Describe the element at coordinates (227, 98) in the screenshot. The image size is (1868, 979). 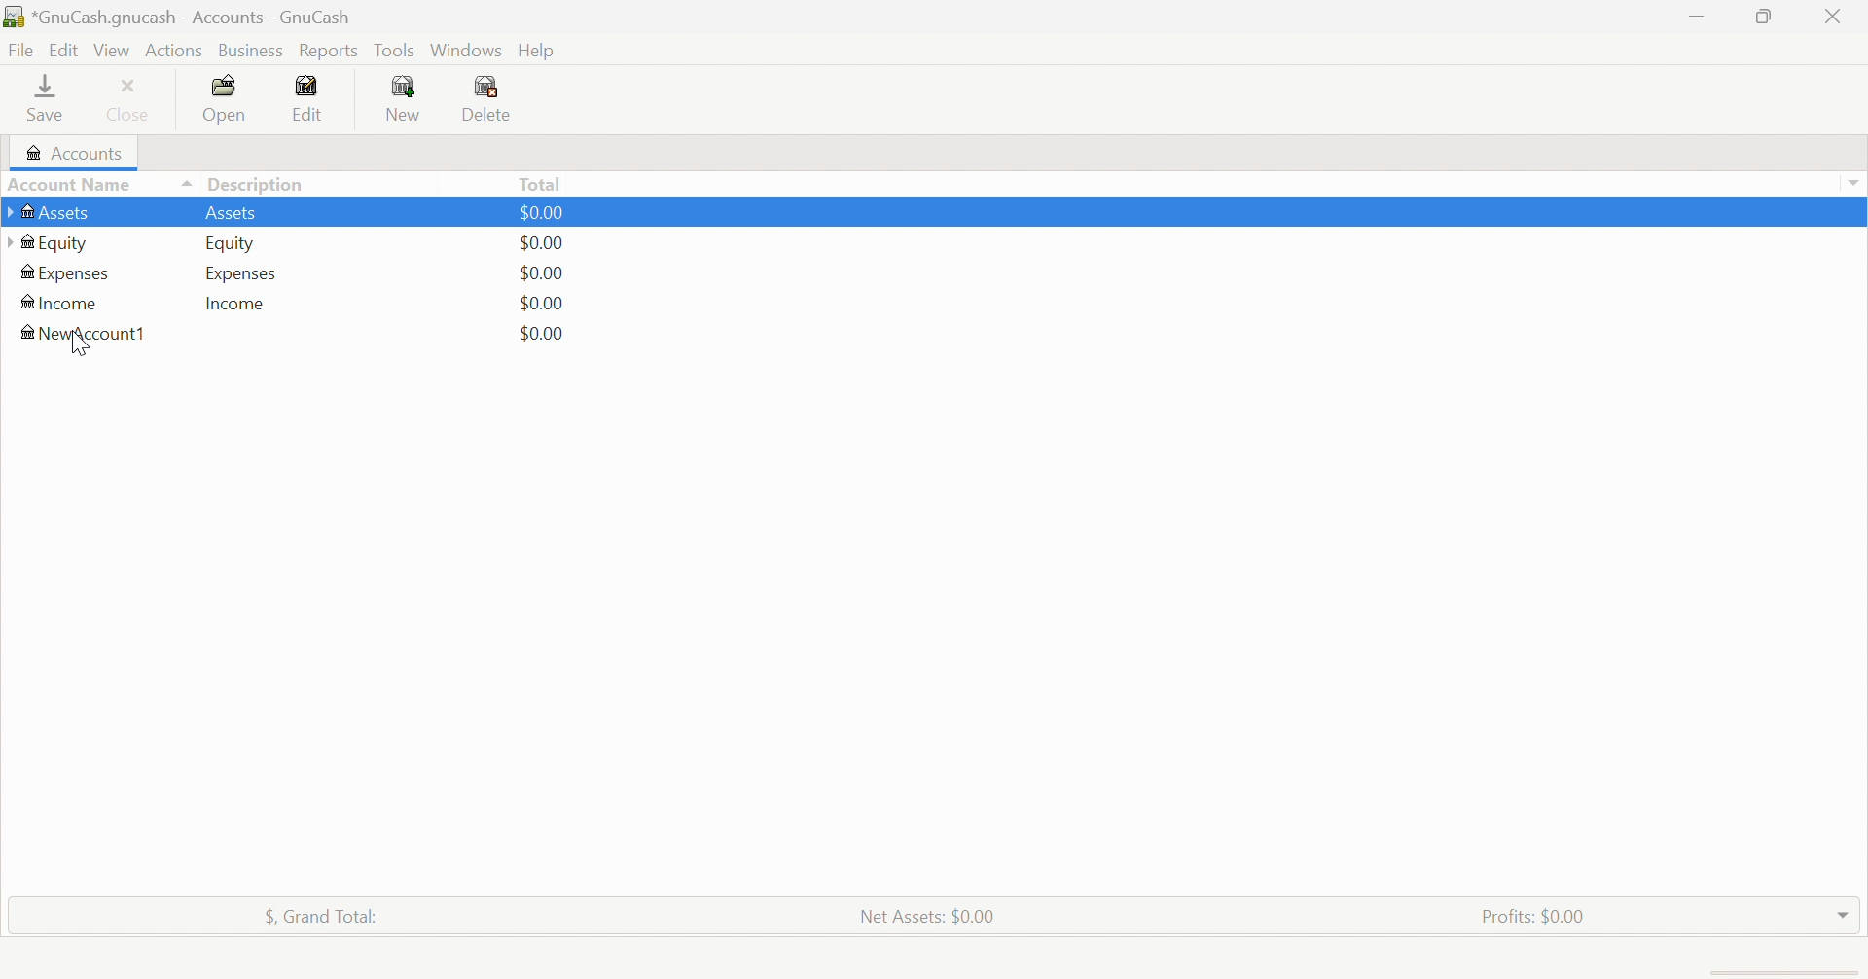
I see `Open` at that location.